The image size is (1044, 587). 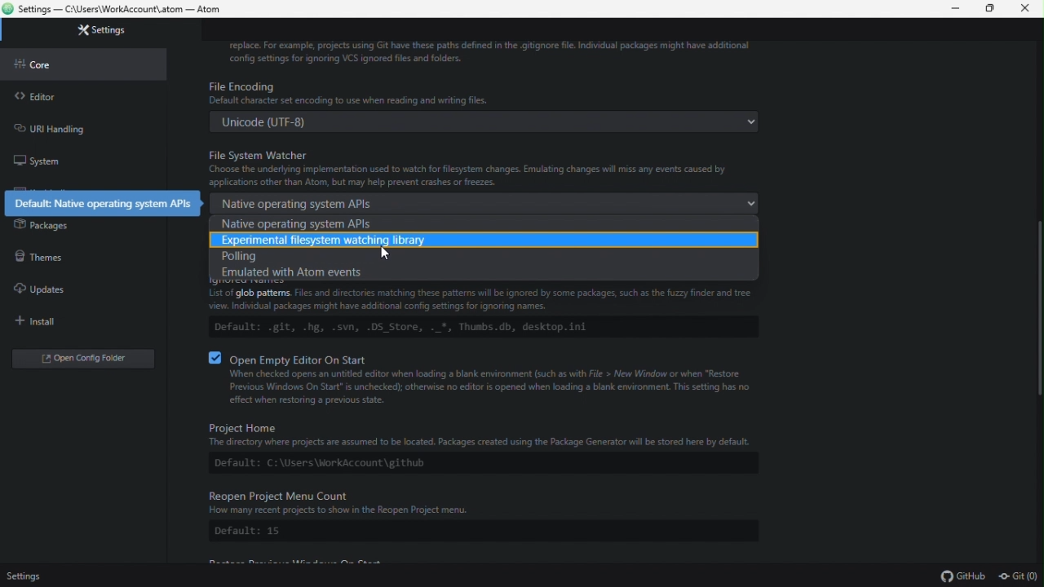 I want to click on ReOpen project menu count, so click(x=480, y=516).